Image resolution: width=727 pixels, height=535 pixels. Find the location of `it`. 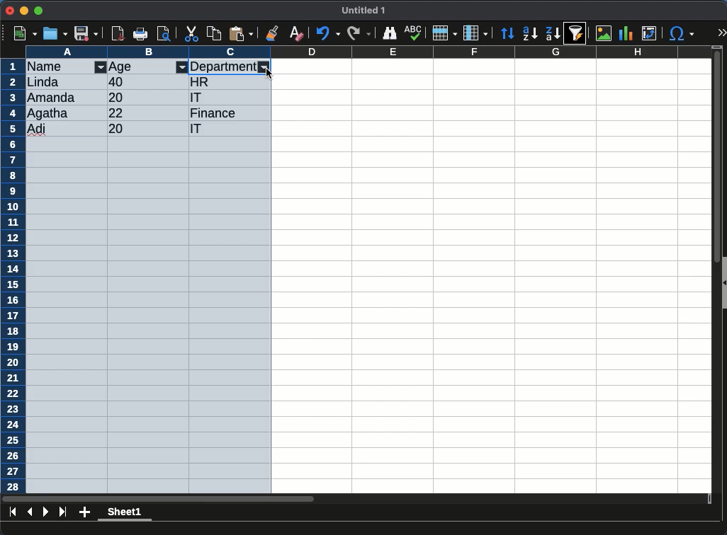

it is located at coordinates (193, 97).